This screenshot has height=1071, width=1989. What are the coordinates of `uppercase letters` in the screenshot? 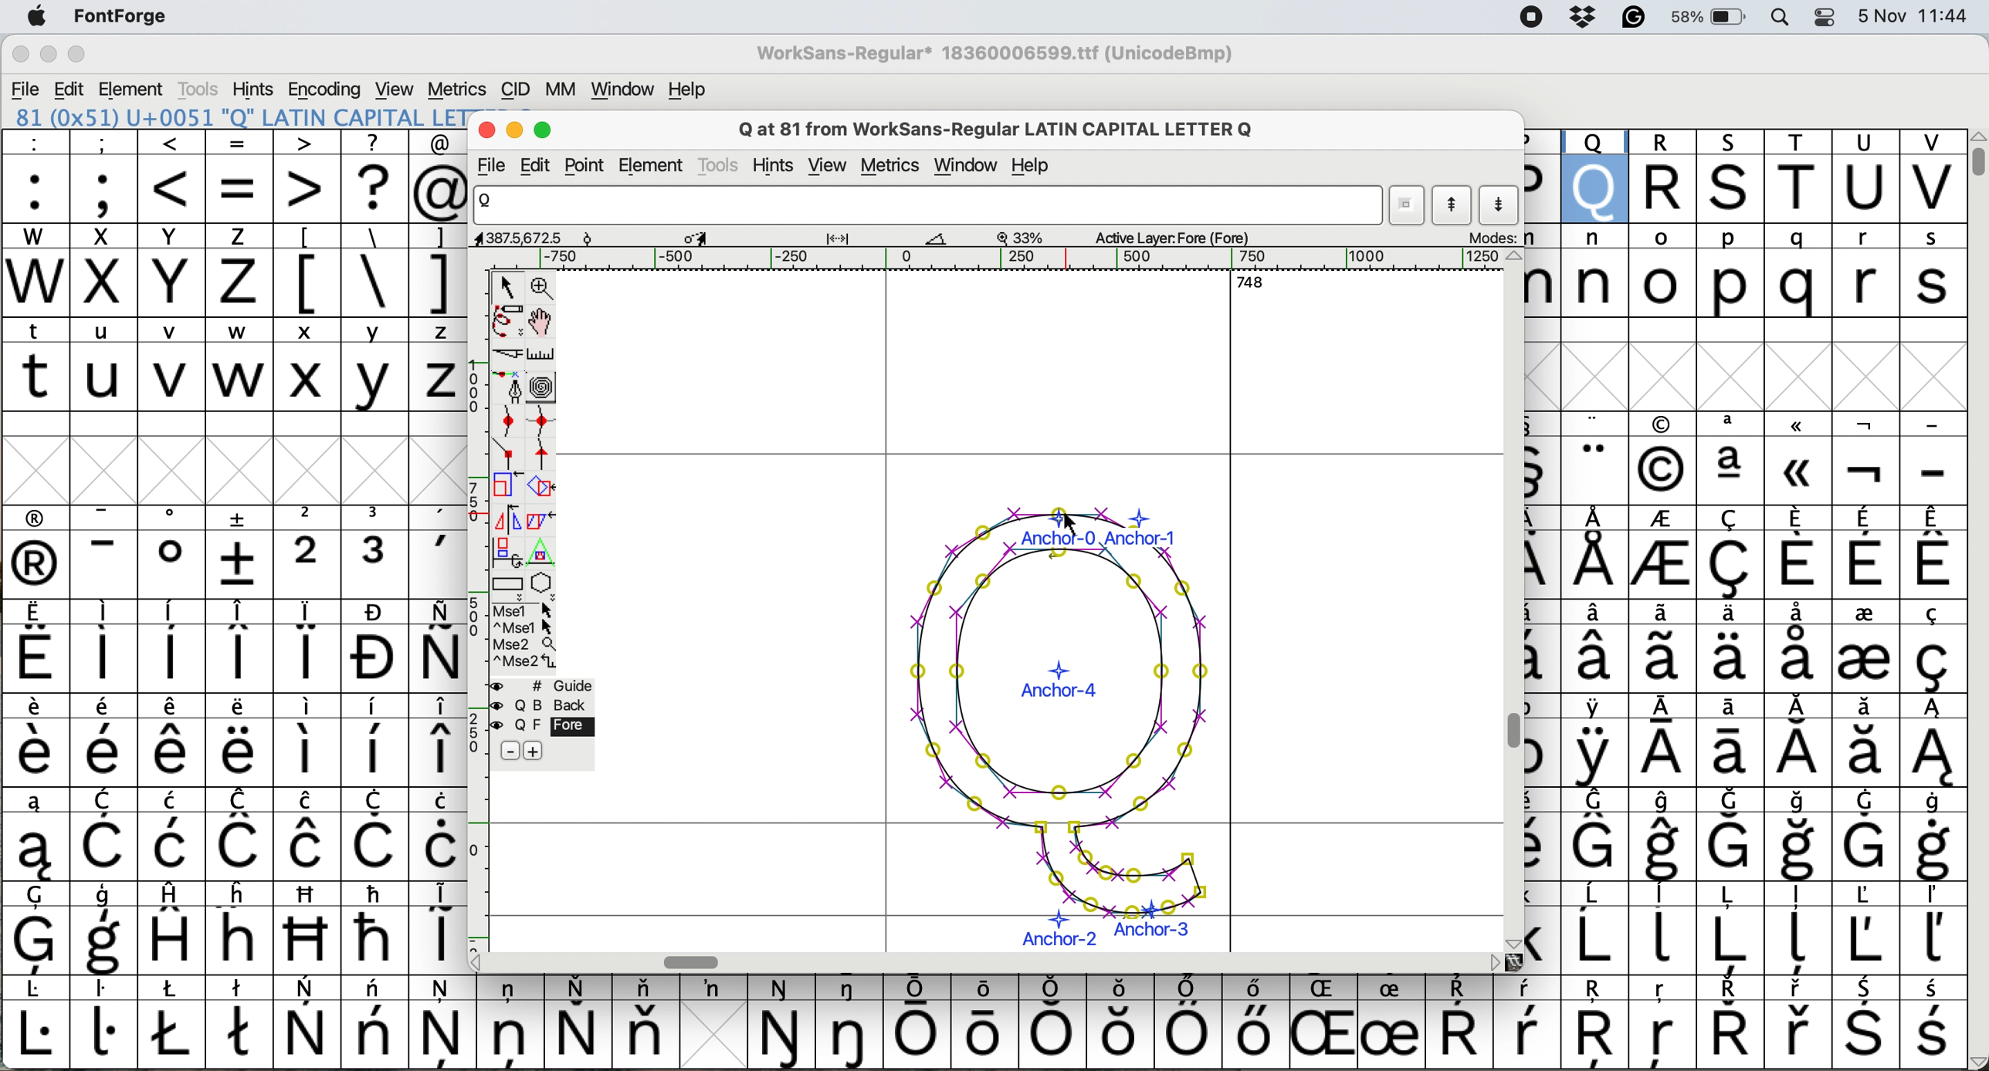 It's located at (229, 383).